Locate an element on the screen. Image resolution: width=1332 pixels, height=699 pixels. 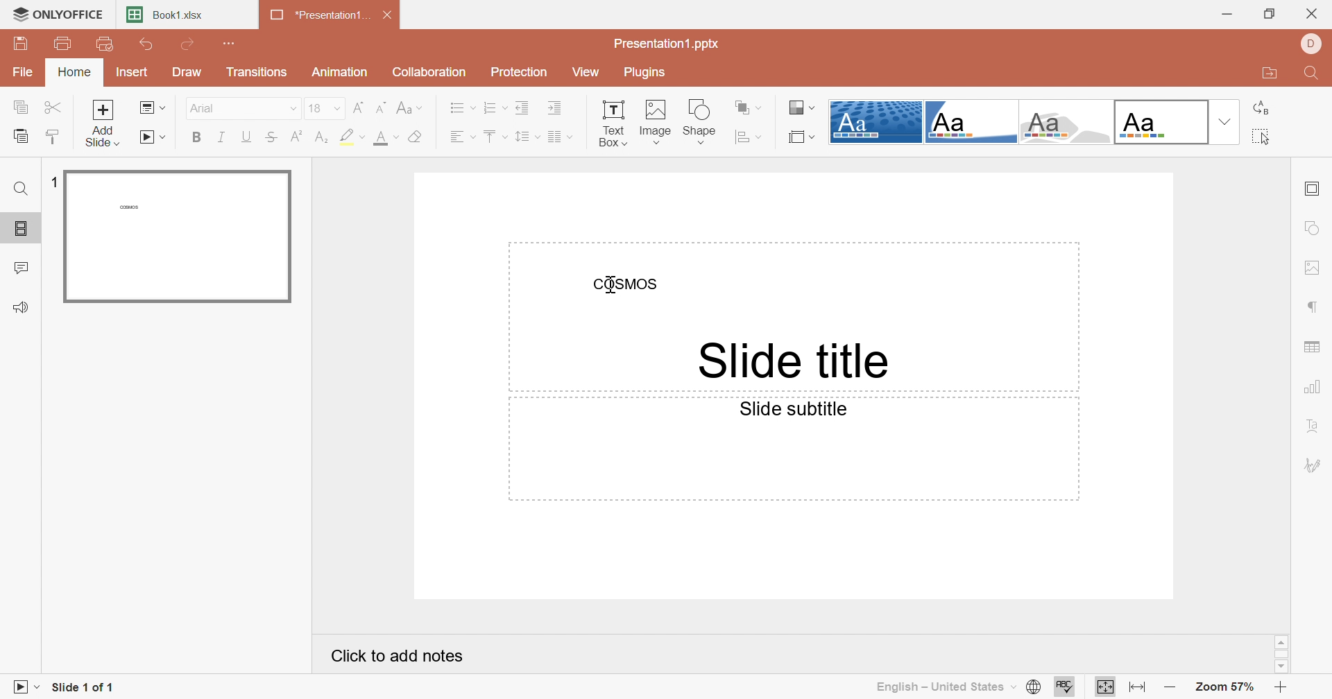
Scroll Bar is located at coordinates (1281, 653).